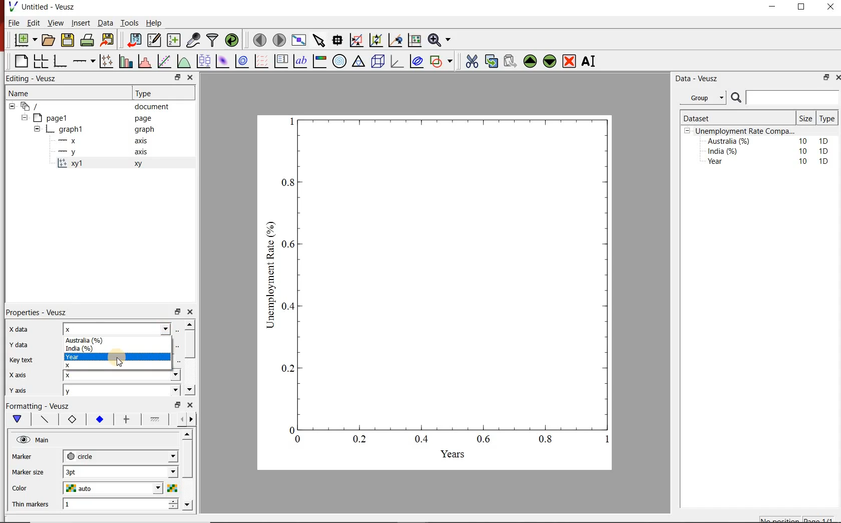 This screenshot has height=523, width=841. What do you see at coordinates (838, 77) in the screenshot?
I see `close` at bounding box center [838, 77].